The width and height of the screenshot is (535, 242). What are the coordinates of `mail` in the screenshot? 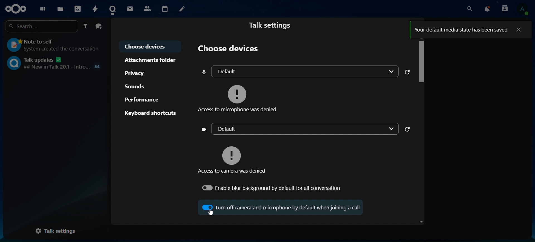 It's located at (130, 8).